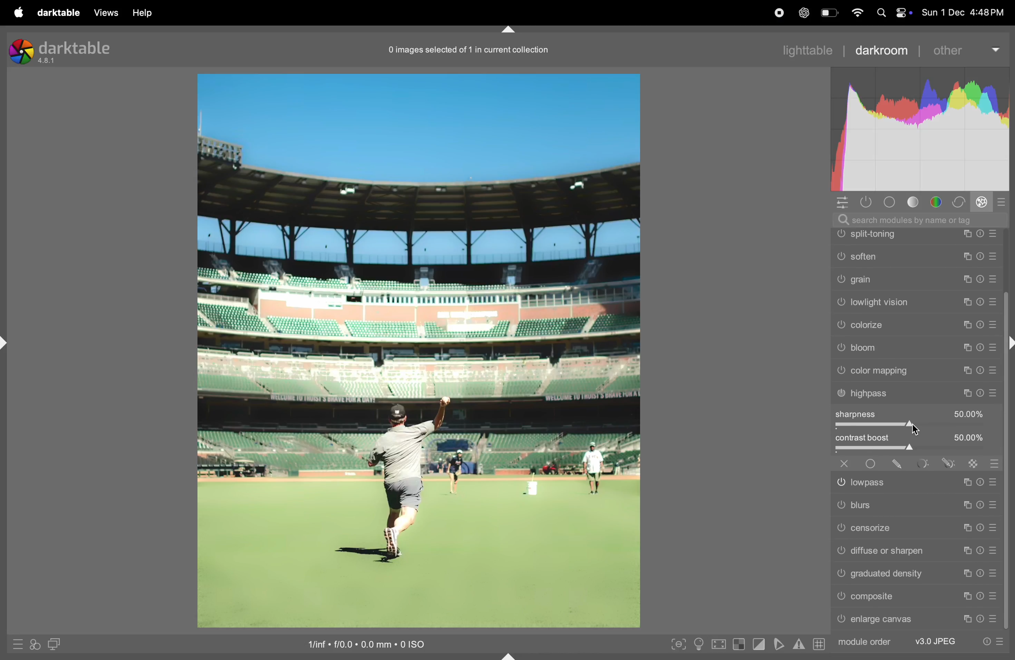 The height and width of the screenshot is (660, 1015). I want to click on vignetting, so click(916, 278).